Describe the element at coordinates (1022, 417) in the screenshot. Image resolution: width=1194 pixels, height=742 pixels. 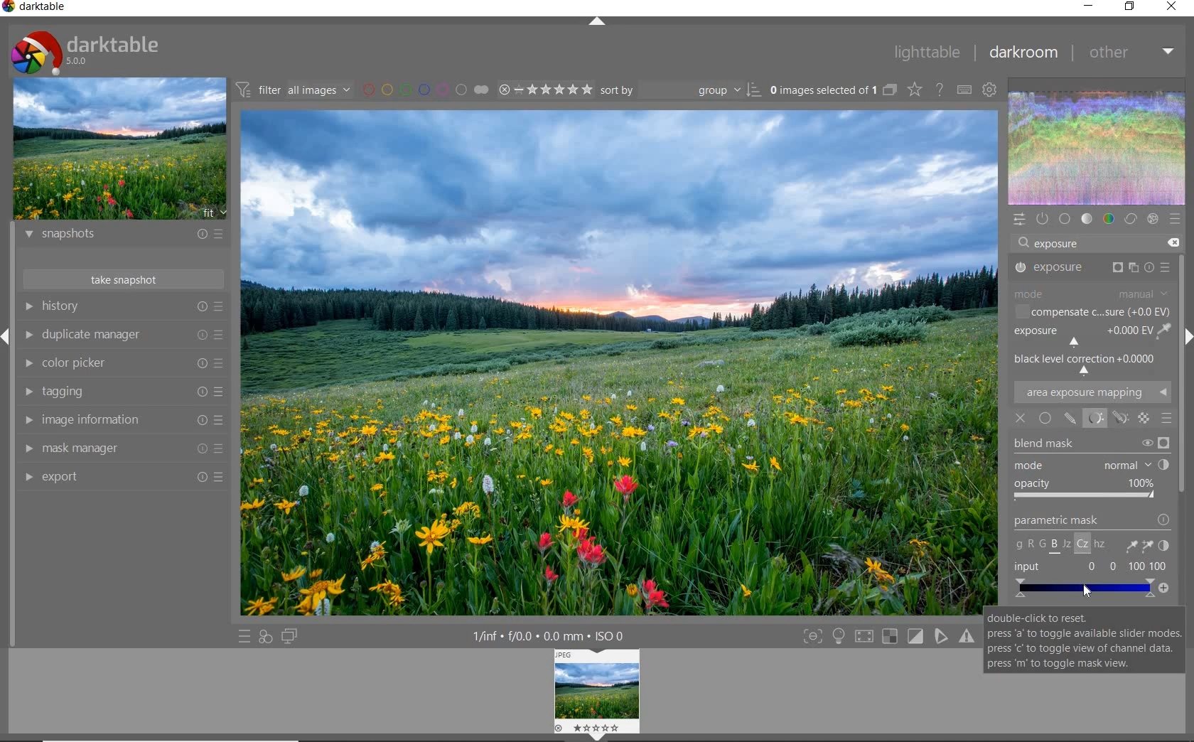
I see `OFF` at that location.